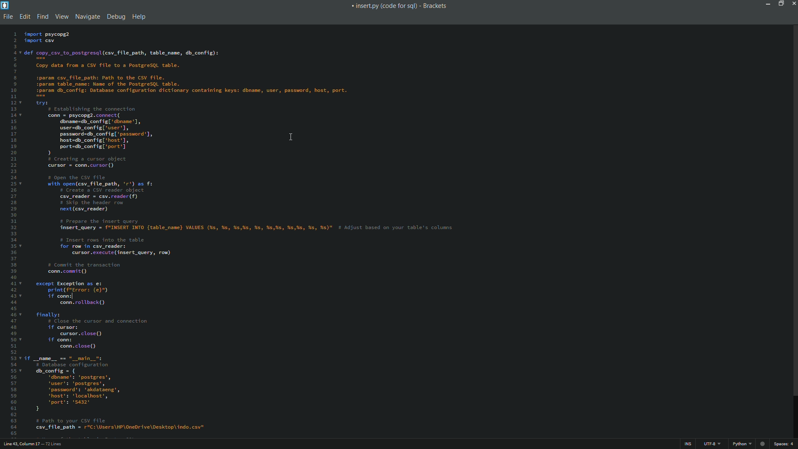  Describe the element at coordinates (712, 444) in the screenshot. I see `file encoding` at that location.